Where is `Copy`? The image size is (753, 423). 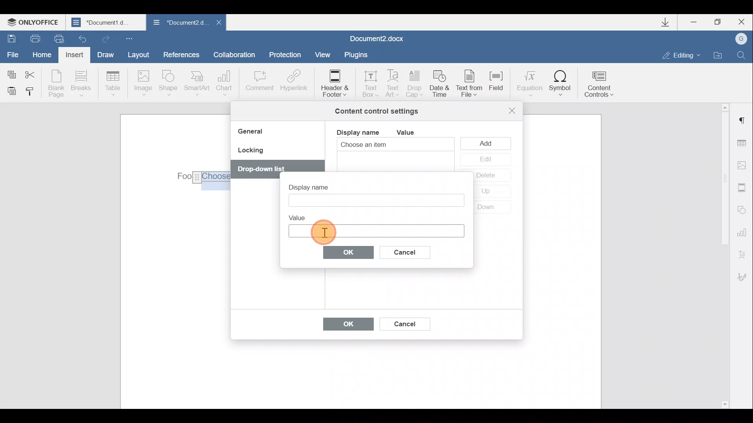 Copy is located at coordinates (11, 73).